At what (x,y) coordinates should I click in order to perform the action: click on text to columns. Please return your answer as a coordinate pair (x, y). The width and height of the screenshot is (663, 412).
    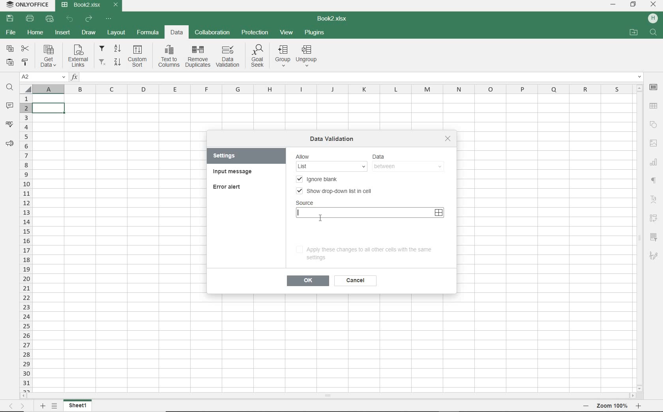
    Looking at the image, I should click on (169, 56).